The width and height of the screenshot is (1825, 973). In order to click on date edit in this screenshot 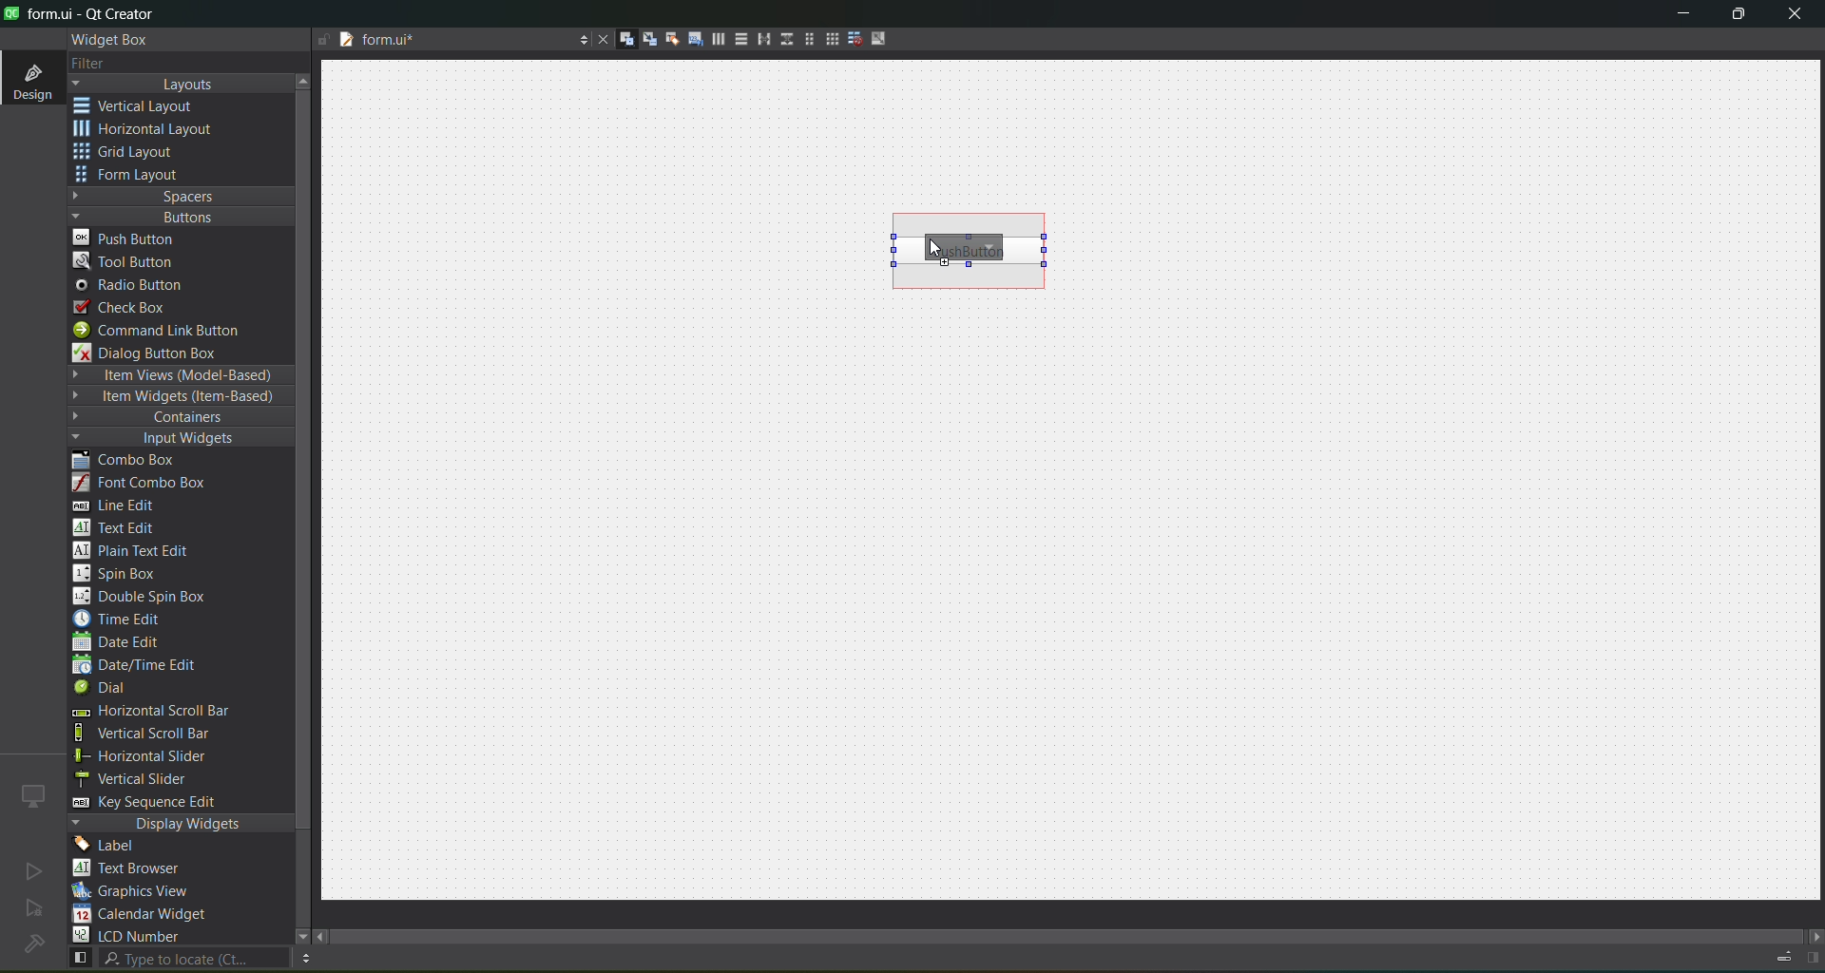, I will do `click(121, 643)`.